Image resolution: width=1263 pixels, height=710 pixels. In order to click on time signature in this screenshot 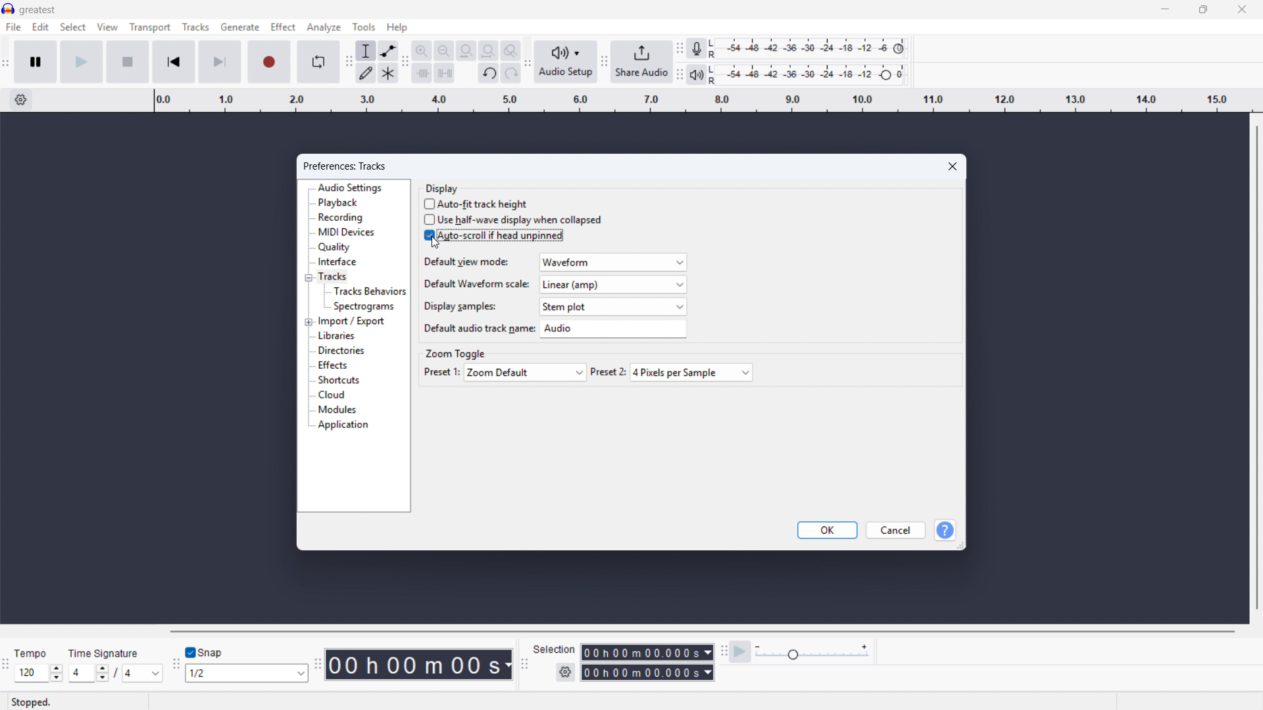, I will do `click(105, 653)`.